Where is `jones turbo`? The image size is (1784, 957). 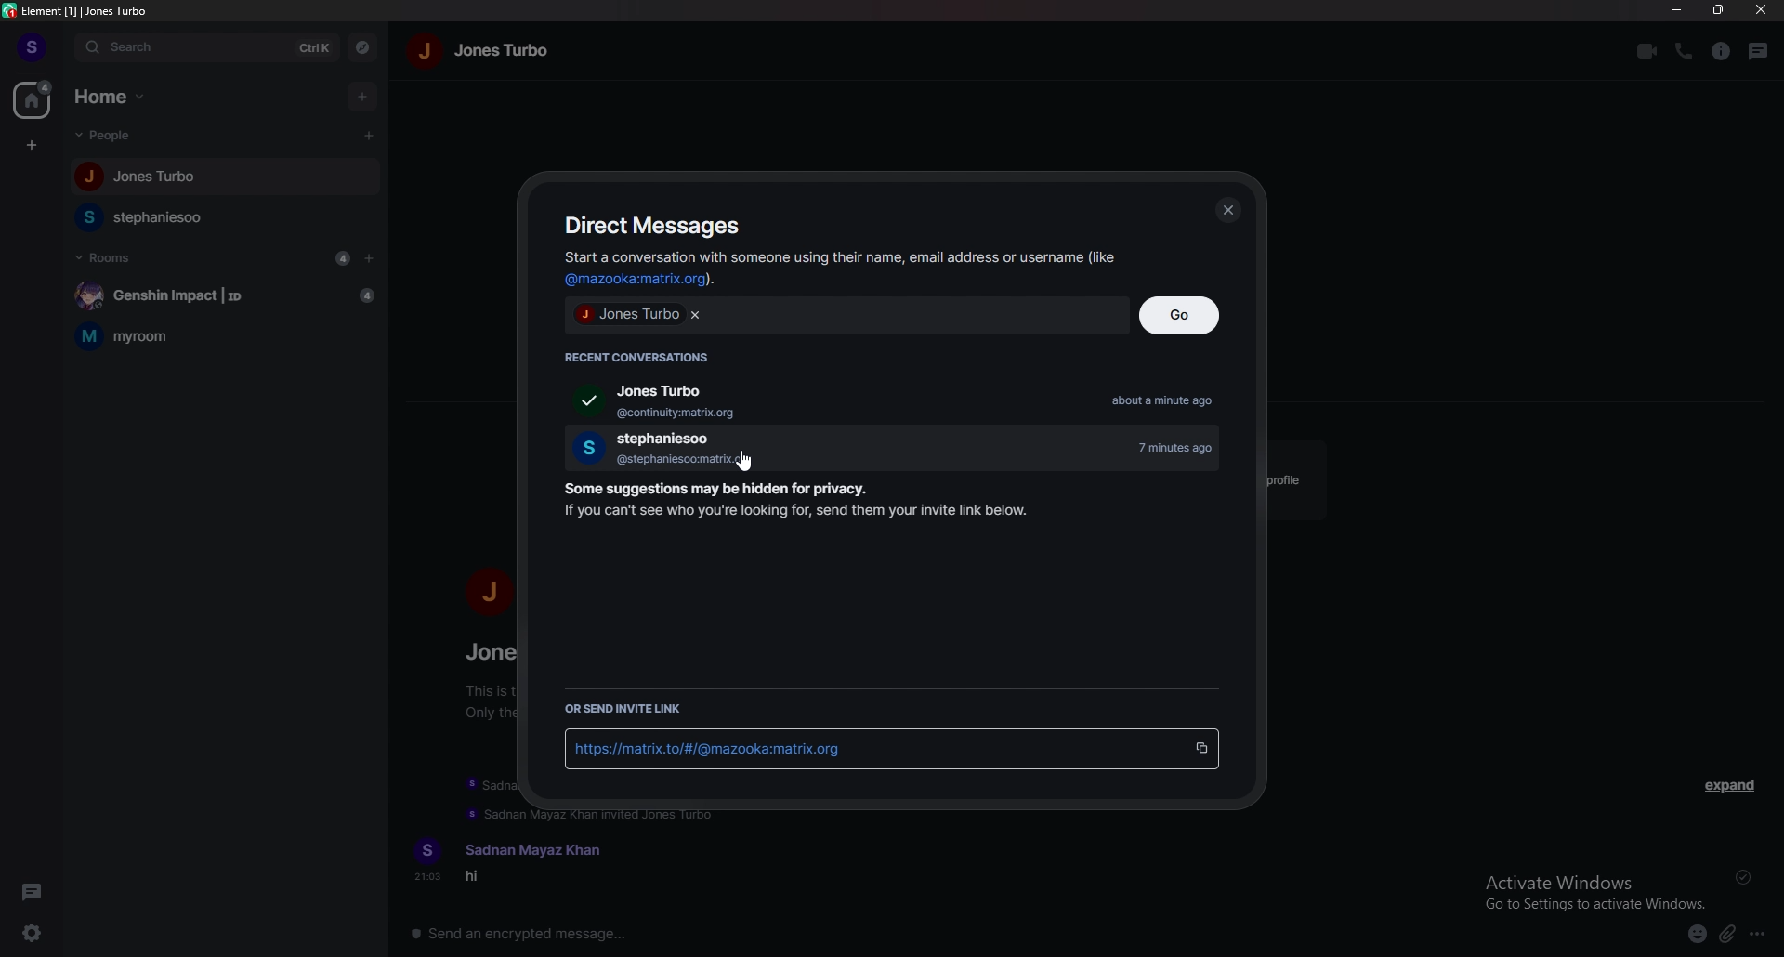 jones turbo is located at coordinates (504, 52).